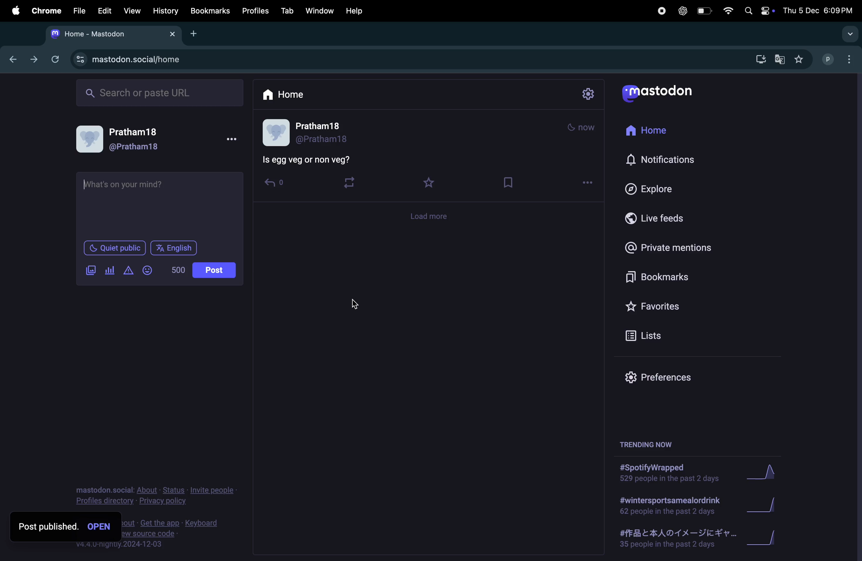 This screenshot has height=561, width=862. Describe the element at coordinates (148, 270) in the screenshot. I see `emoji` at that location.